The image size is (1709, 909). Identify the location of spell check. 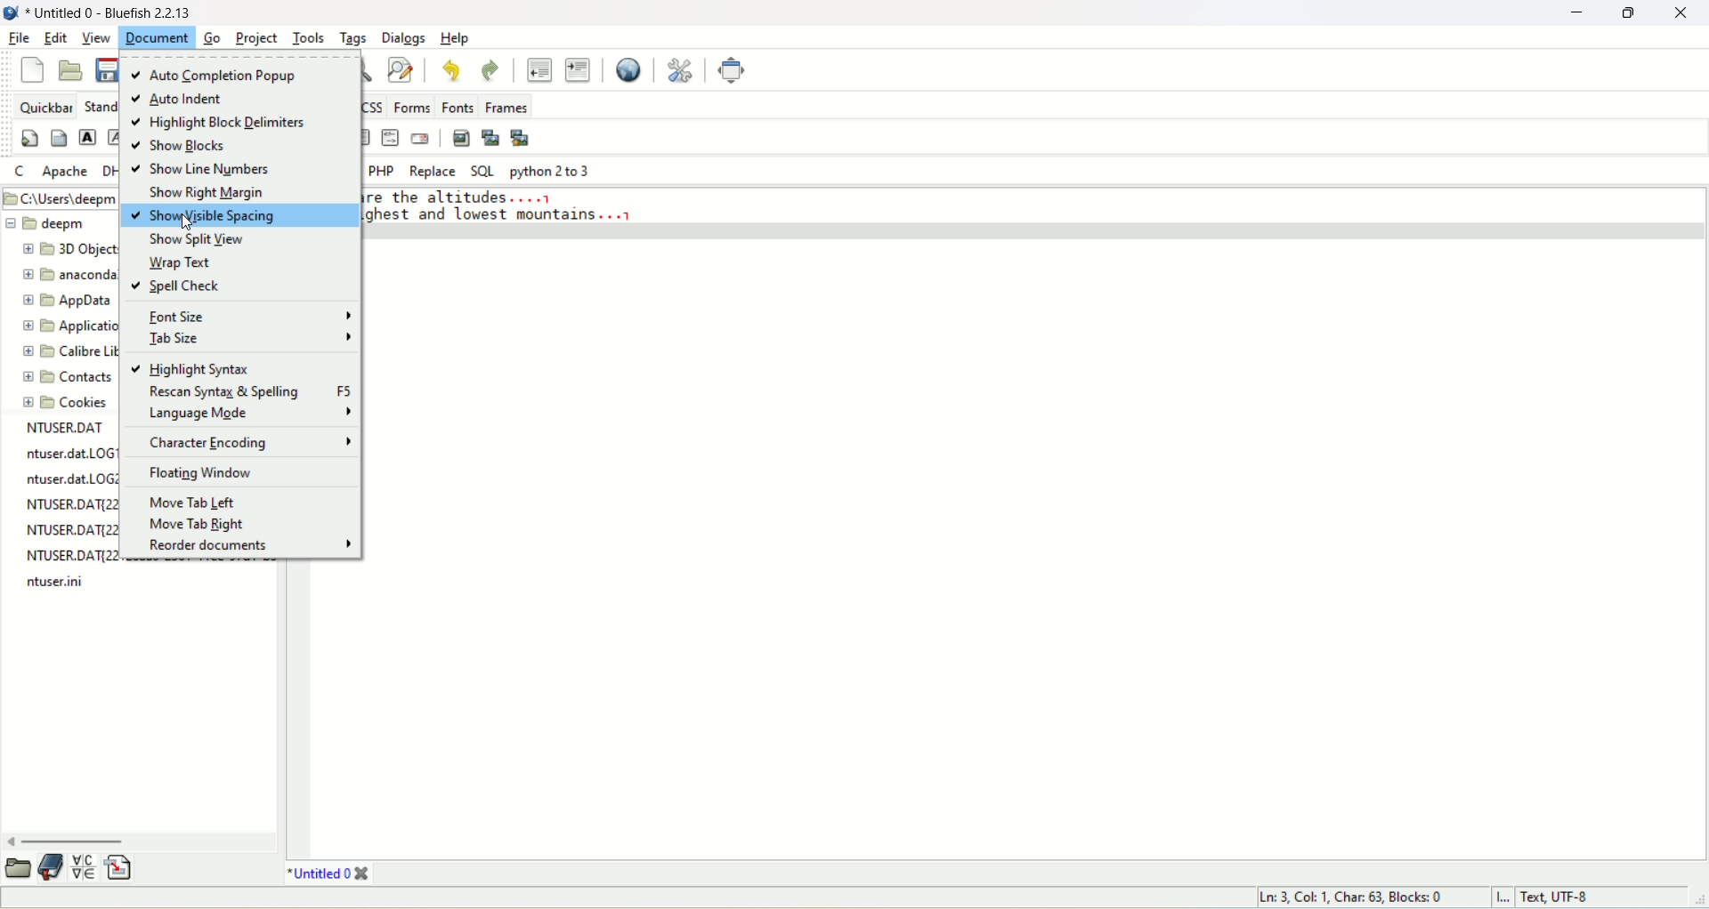
(177, 285).